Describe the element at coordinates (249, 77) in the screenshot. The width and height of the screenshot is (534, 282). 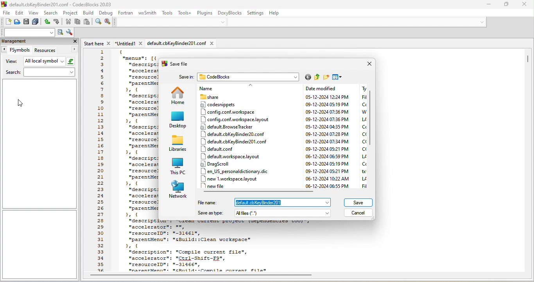
I see `codeblocks` at that location.